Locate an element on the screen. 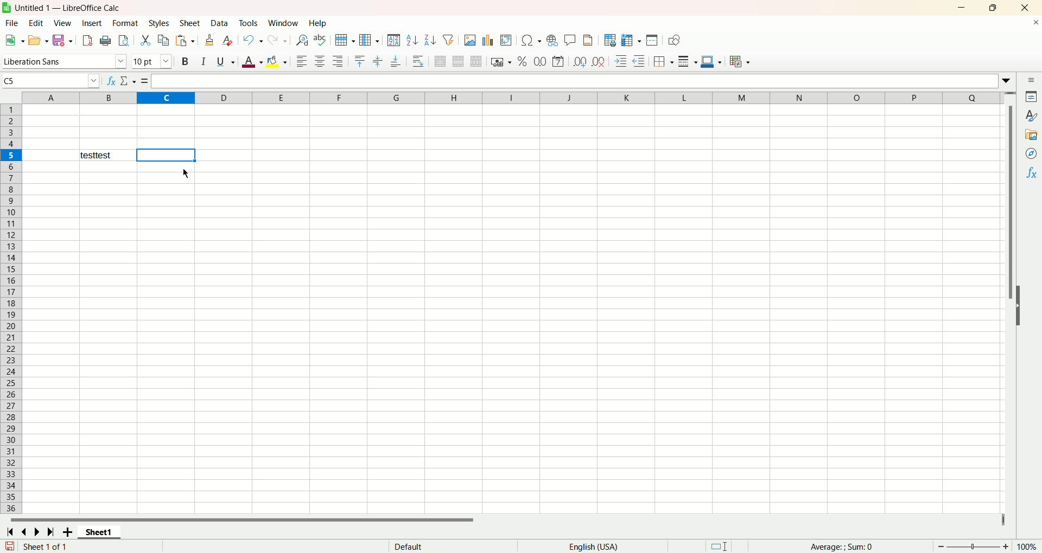  bold is located at coordinates (186, 62).